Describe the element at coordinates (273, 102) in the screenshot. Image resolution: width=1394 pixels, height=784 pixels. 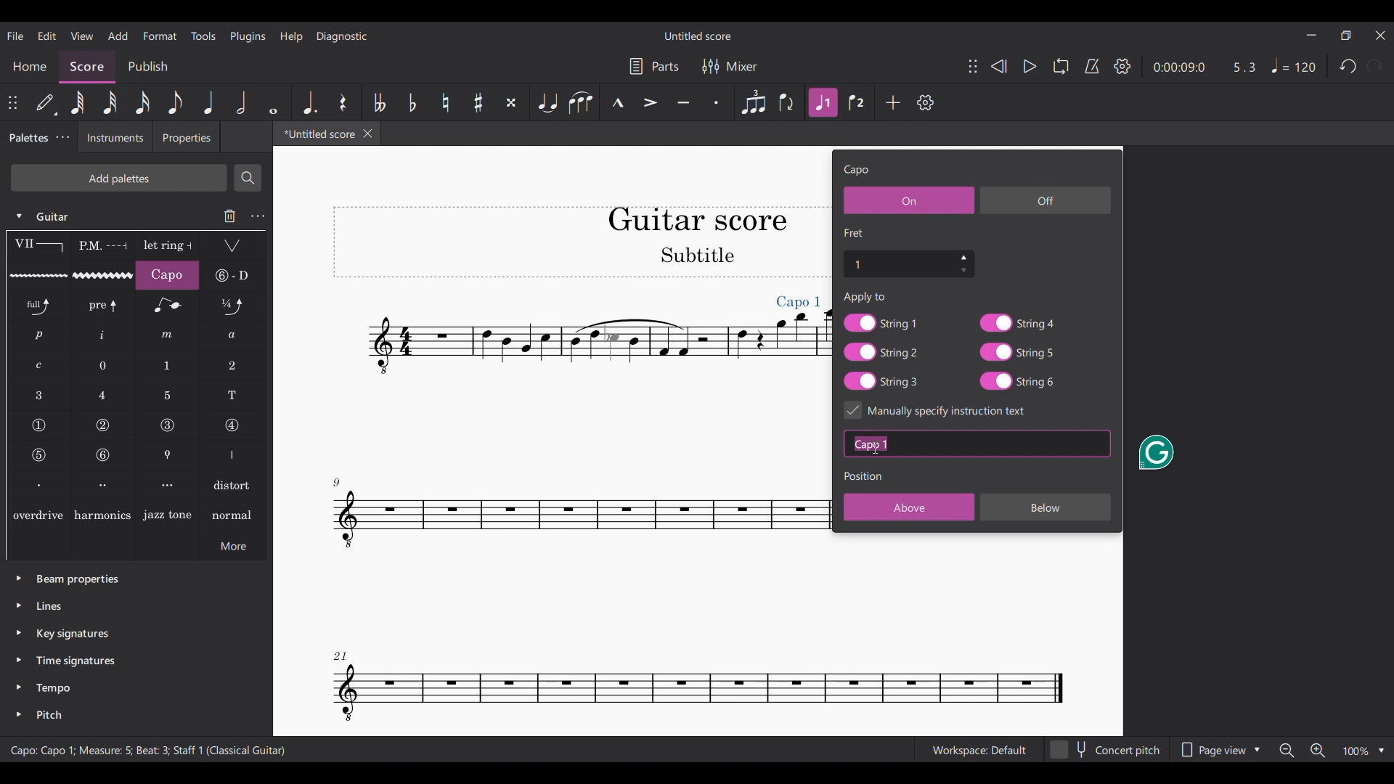
I see `Whole note` at that location.